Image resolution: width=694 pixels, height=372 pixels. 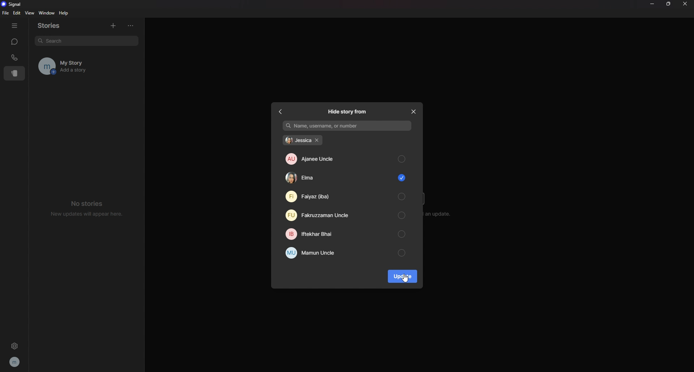 I want to click on edit, so click(x=17, y=13).